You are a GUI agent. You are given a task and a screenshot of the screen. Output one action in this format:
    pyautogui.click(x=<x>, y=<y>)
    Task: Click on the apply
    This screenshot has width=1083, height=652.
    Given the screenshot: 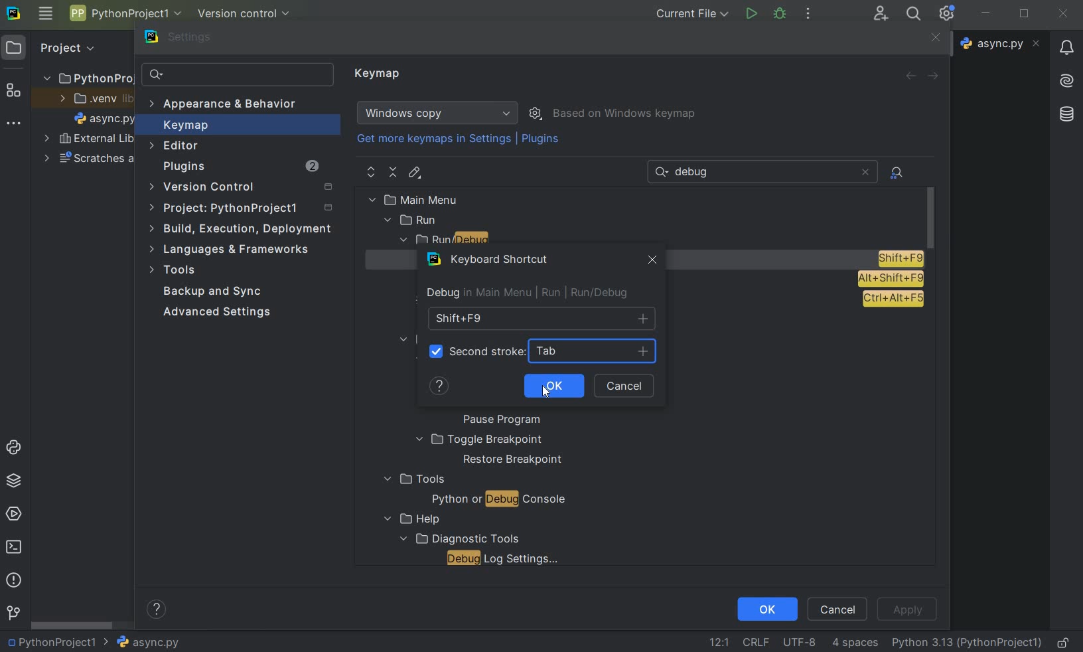 What is the action you would take?
    pyautogui.click(x=906, y=610)
    